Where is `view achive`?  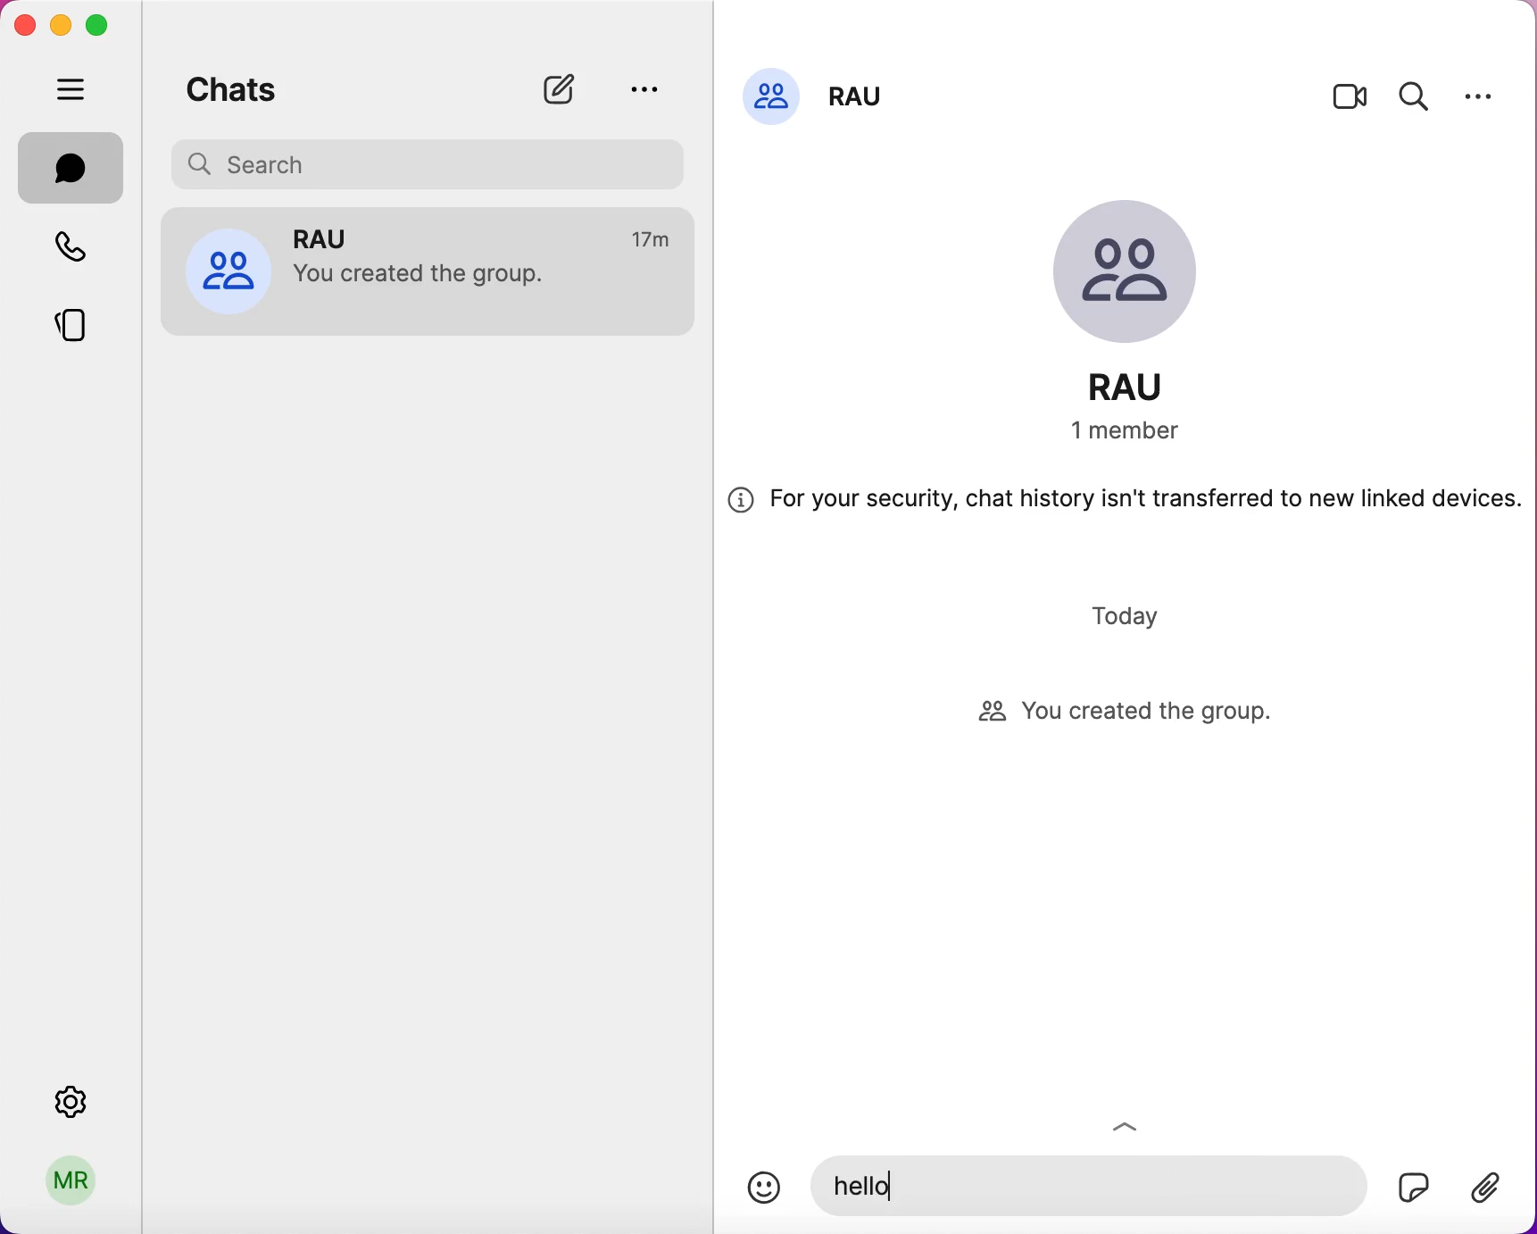 view achive is located at coordinates (643, 88).